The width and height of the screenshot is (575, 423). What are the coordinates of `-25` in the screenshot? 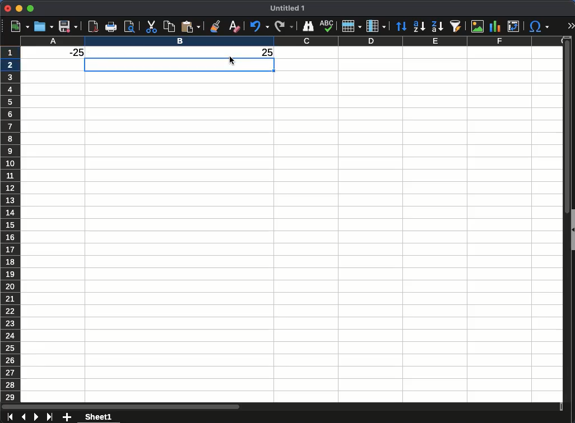 It's located at (71, 53).